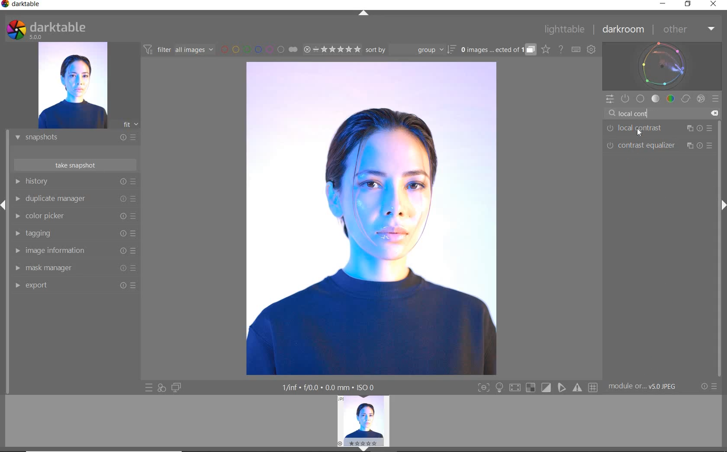 This screenshot has width=727, height=452. Describe the element at coordinates (658, 162) in the screenshot. I see `VIGNETTING` at that location.